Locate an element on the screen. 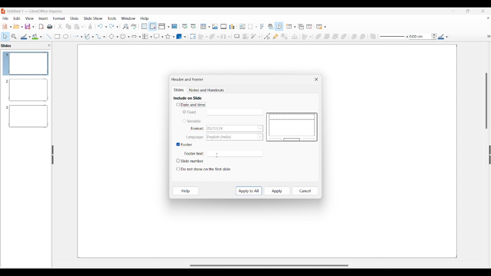 Image resolution: width=491 pixels, height=276 pixels. Slide preview is located at coordinates (292, 127).